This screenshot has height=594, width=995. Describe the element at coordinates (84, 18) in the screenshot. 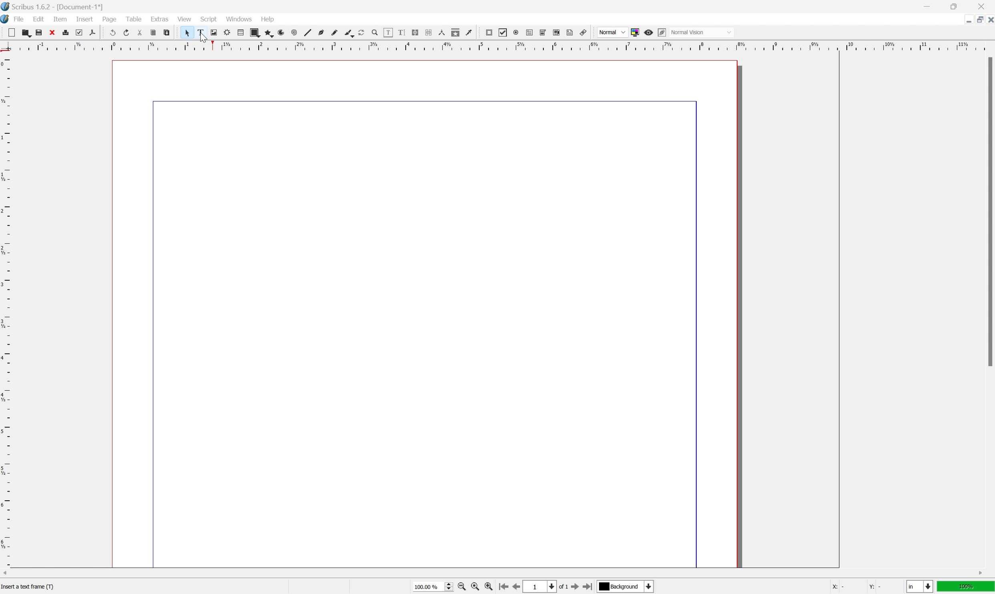

I see `insert` at that location.